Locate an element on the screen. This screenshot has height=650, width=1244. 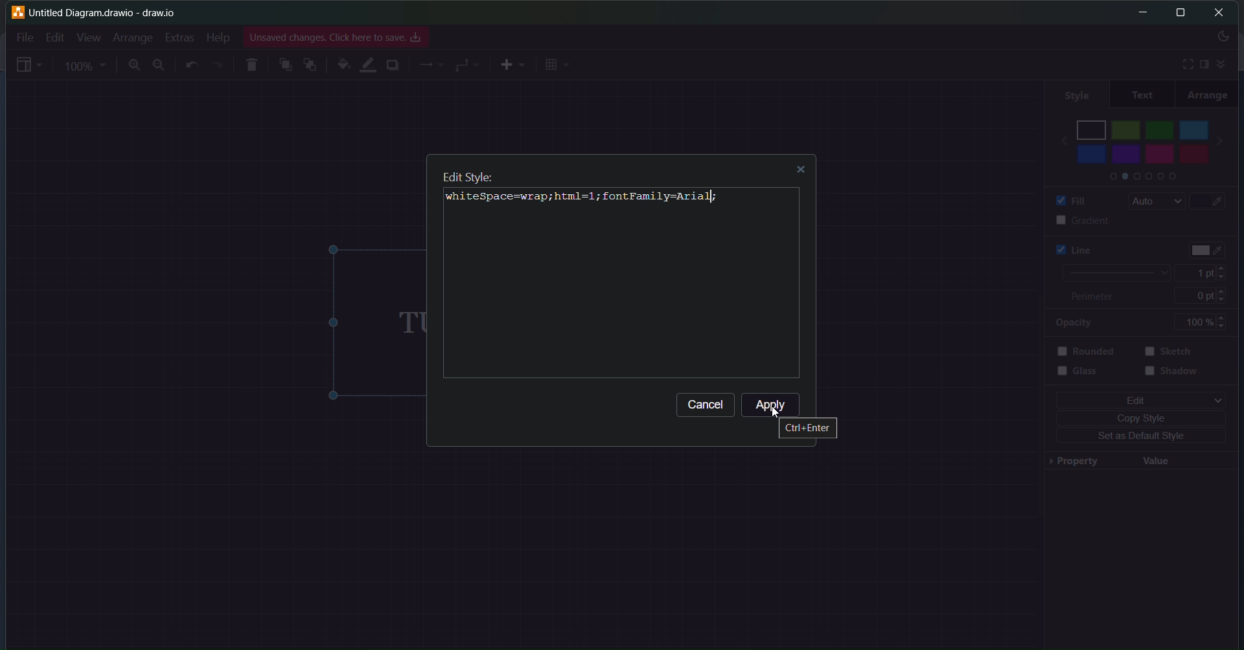
edit is located at coordinates (1137, 399).